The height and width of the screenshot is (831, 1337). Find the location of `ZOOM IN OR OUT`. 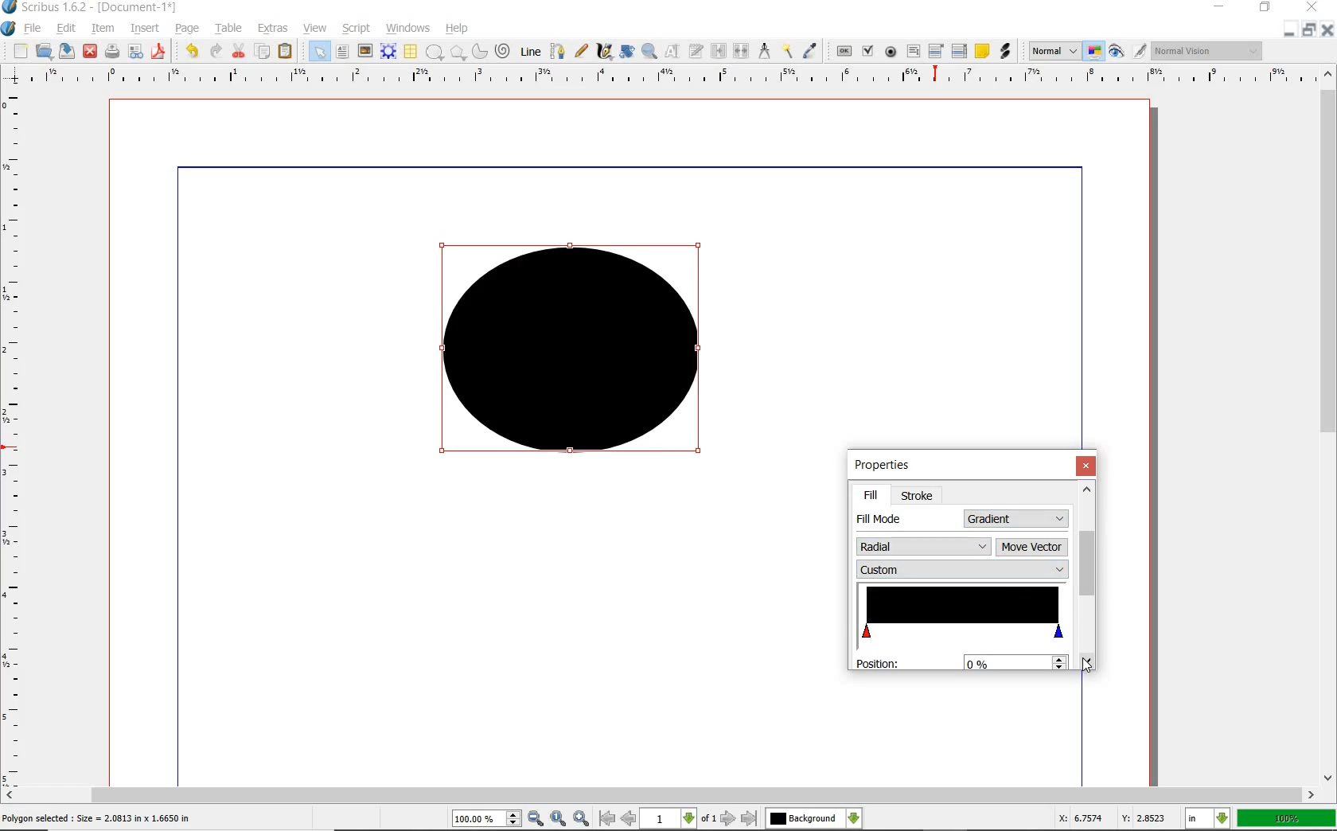

ZOOM IN OR OUT is located at coordinates (649, 52).